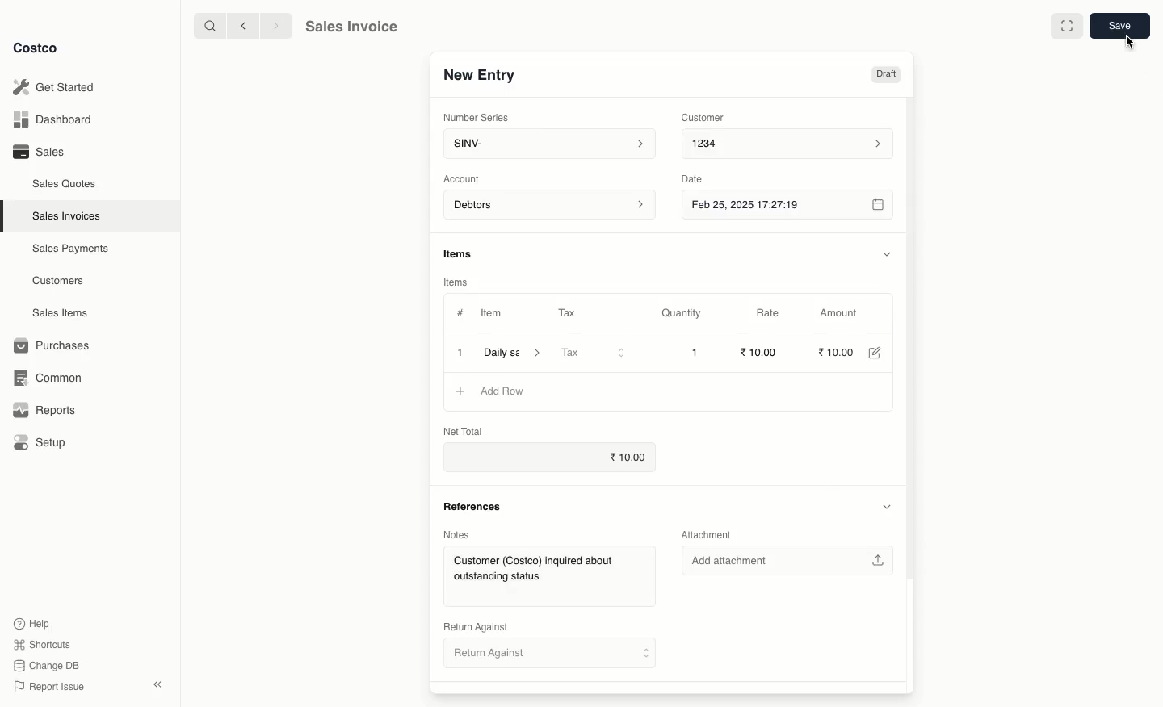  What do you see at coordinates (460, 431) in the screenshot?
I see `Net Total` at bounding box center [460, 431].